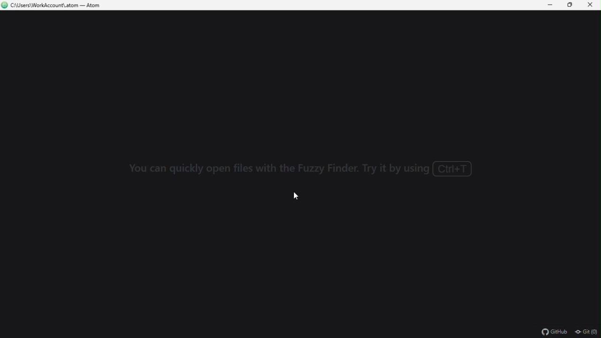  I want to click on minimize, so click(546, 5).